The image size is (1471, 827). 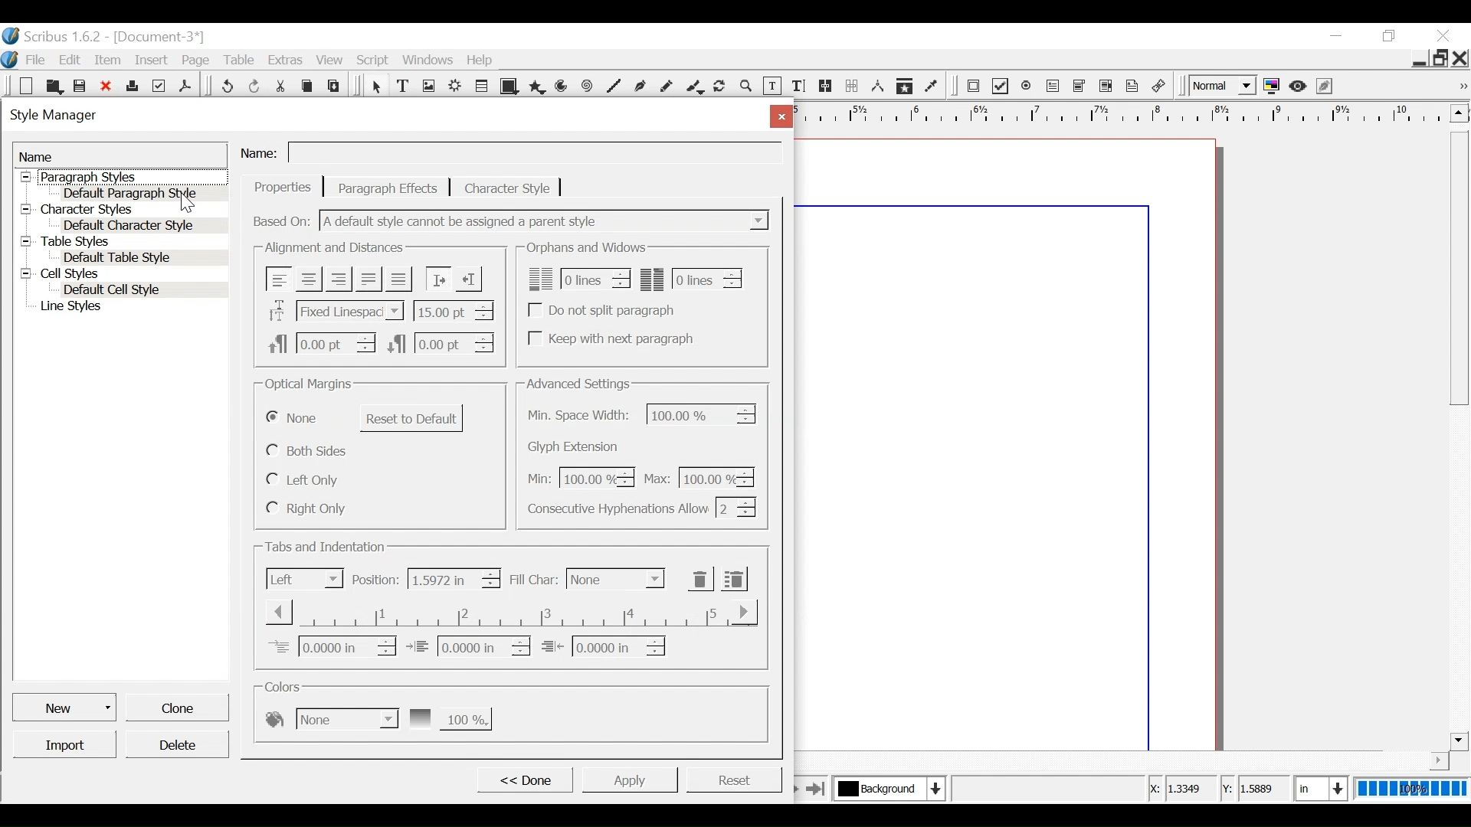 I want to click on Minimum Space Width, so click(x=581, y=416).